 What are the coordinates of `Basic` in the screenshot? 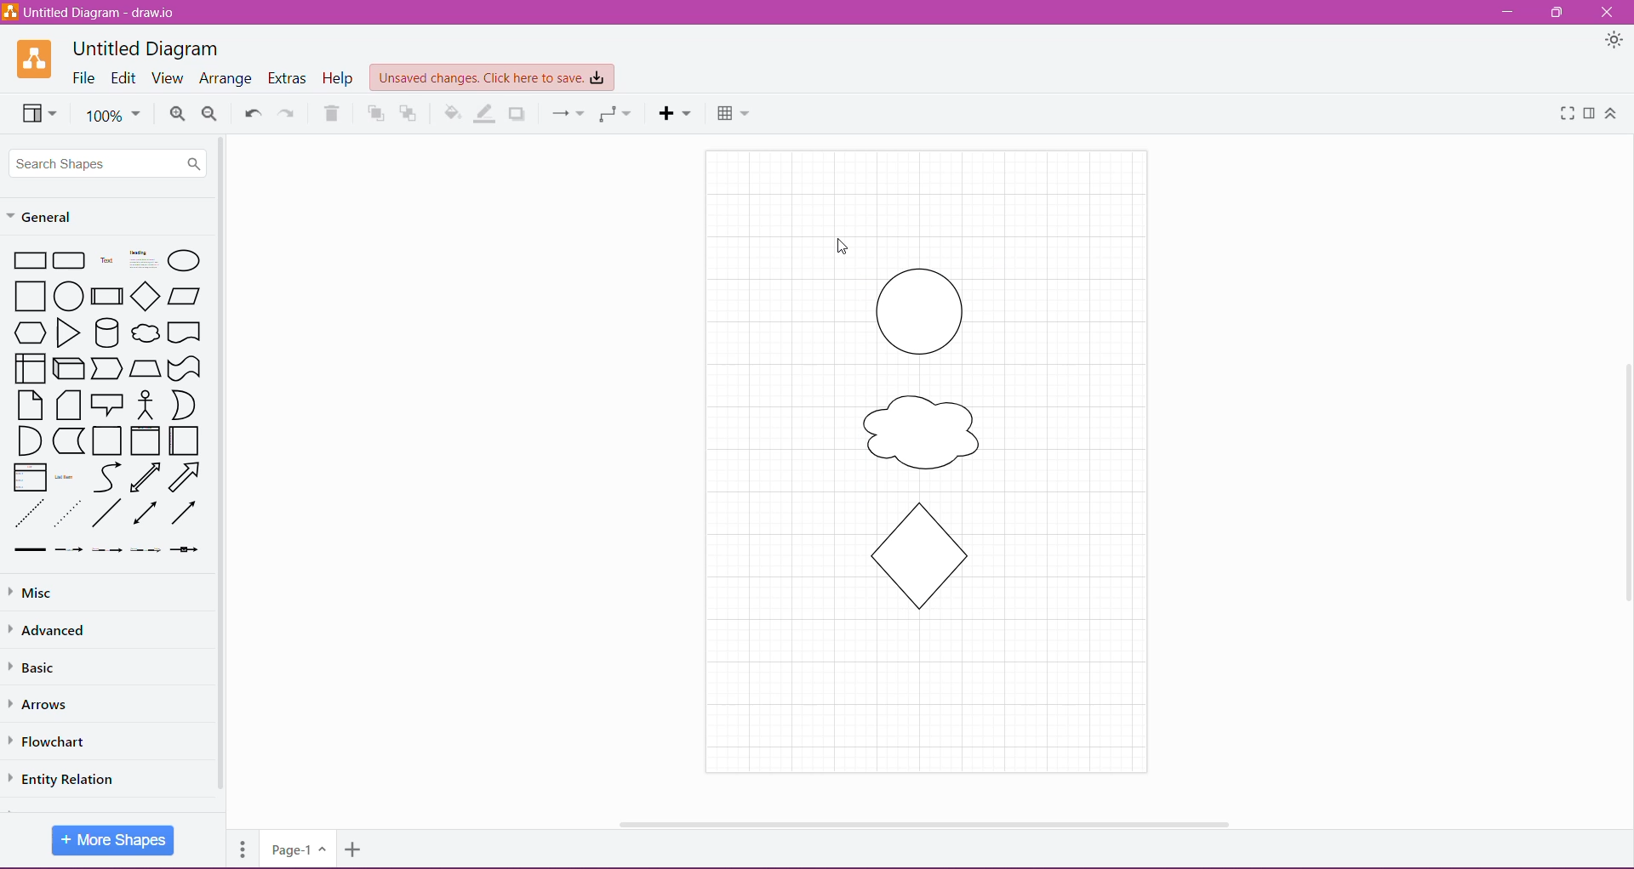 It's located at (42, 667).